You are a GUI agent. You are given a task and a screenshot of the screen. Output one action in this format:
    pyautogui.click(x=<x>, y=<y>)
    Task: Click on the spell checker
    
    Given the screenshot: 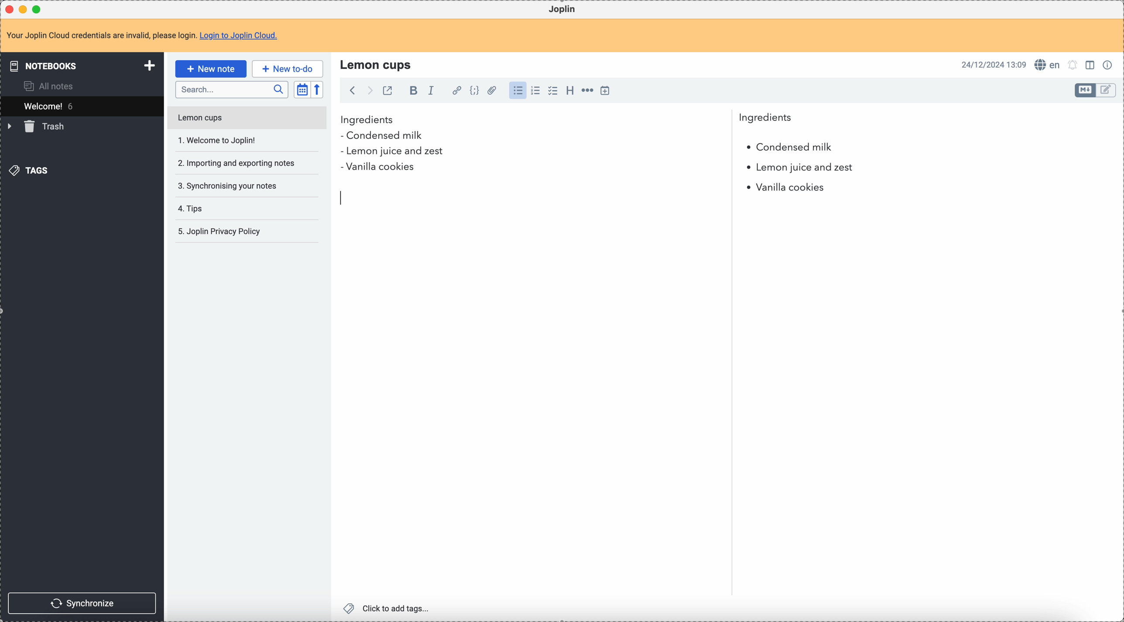 What is the action you would take?
    pyautogui.click(x=1050, y=65)
    